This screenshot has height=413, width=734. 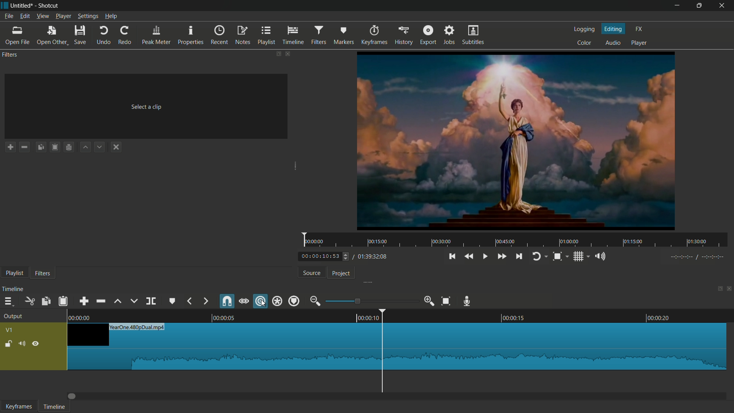 I want to click on deselect a filter, so click(x=115, y=147).